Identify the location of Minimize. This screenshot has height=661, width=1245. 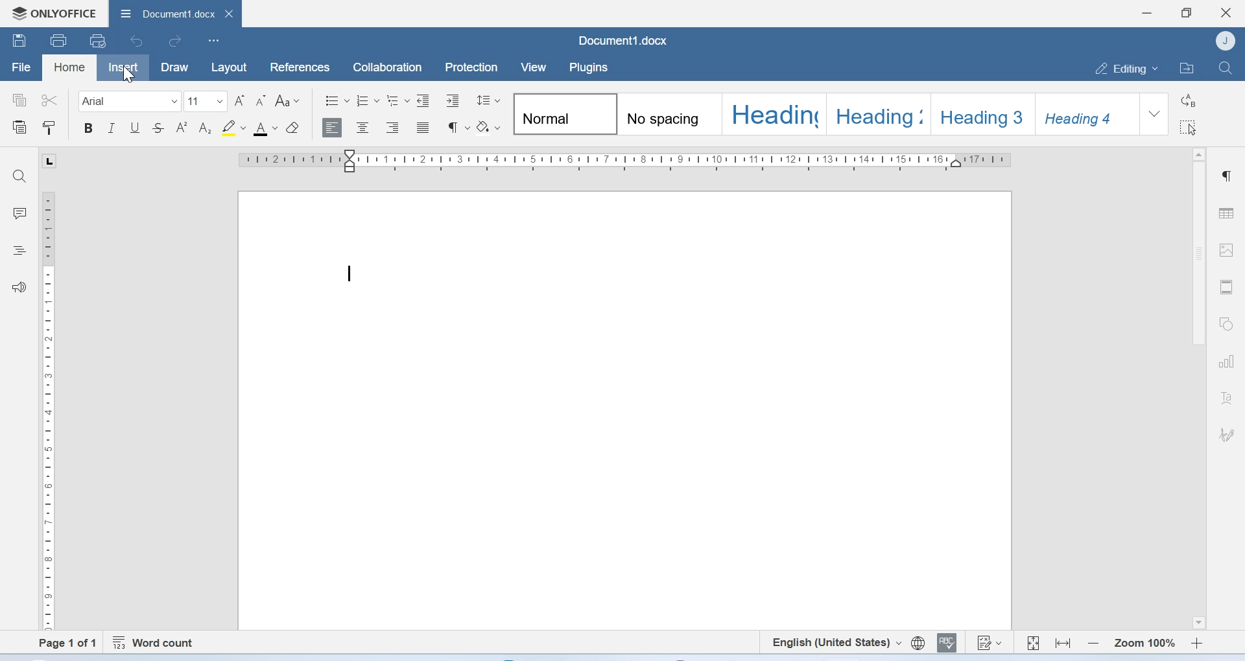
(1147, 13).